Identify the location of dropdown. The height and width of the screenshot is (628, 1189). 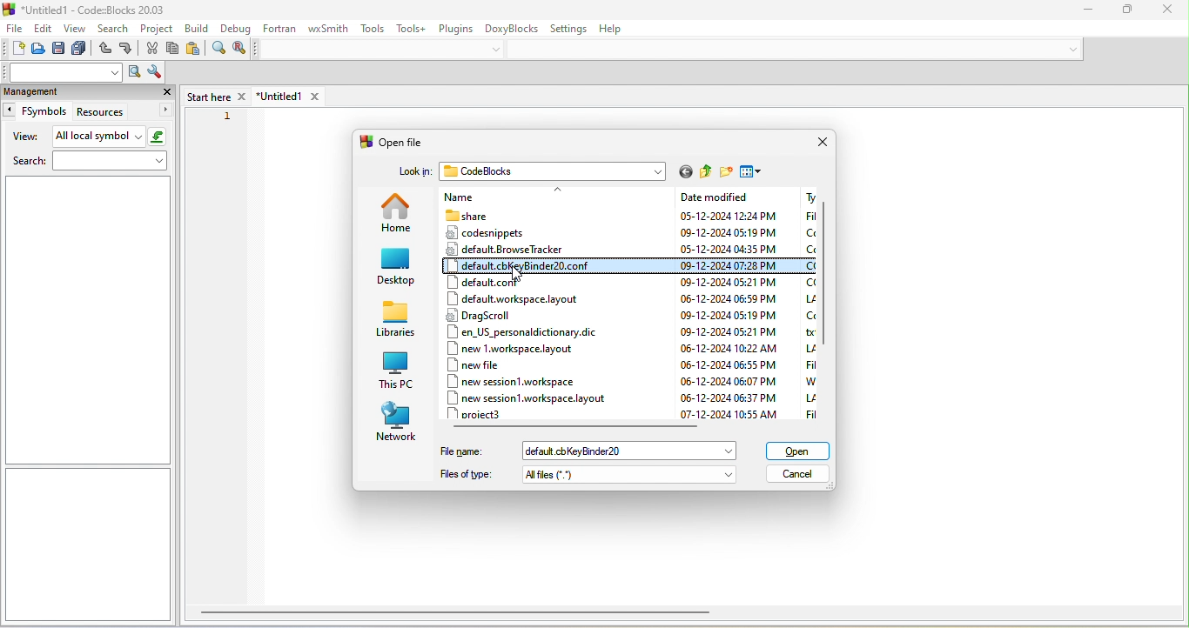
(731, 474).